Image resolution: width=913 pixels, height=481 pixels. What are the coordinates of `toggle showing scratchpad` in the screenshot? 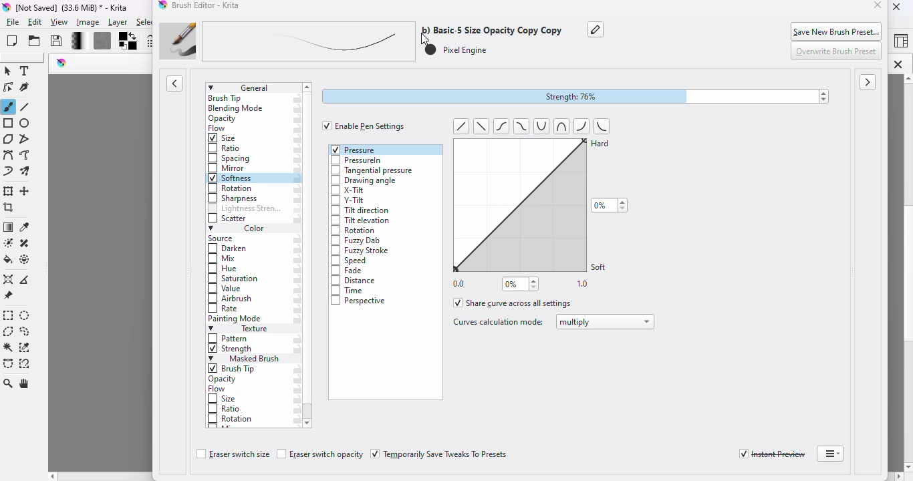 It's located at (868, 83).